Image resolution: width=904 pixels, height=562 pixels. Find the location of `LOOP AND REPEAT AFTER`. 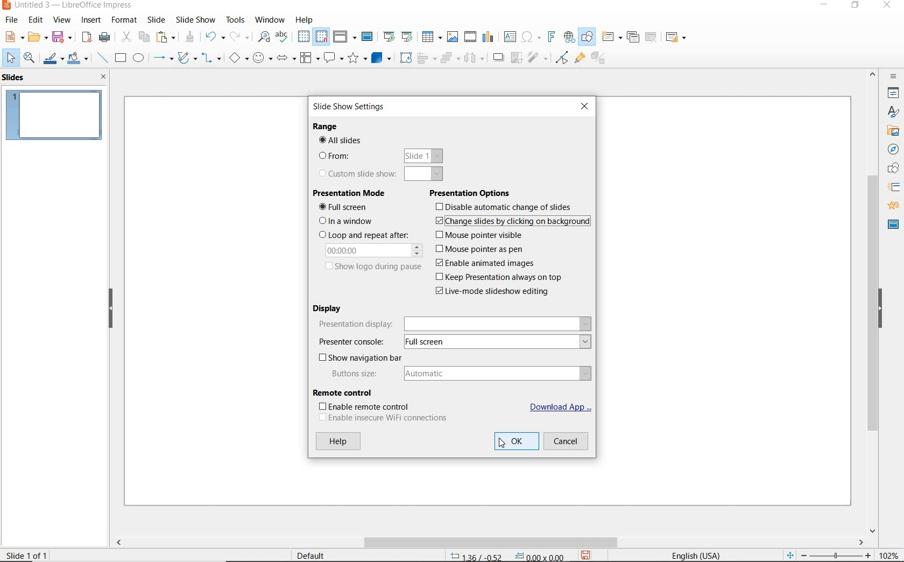

LOOP AND REPEAT AFTER is located at coordinates (361, 236).